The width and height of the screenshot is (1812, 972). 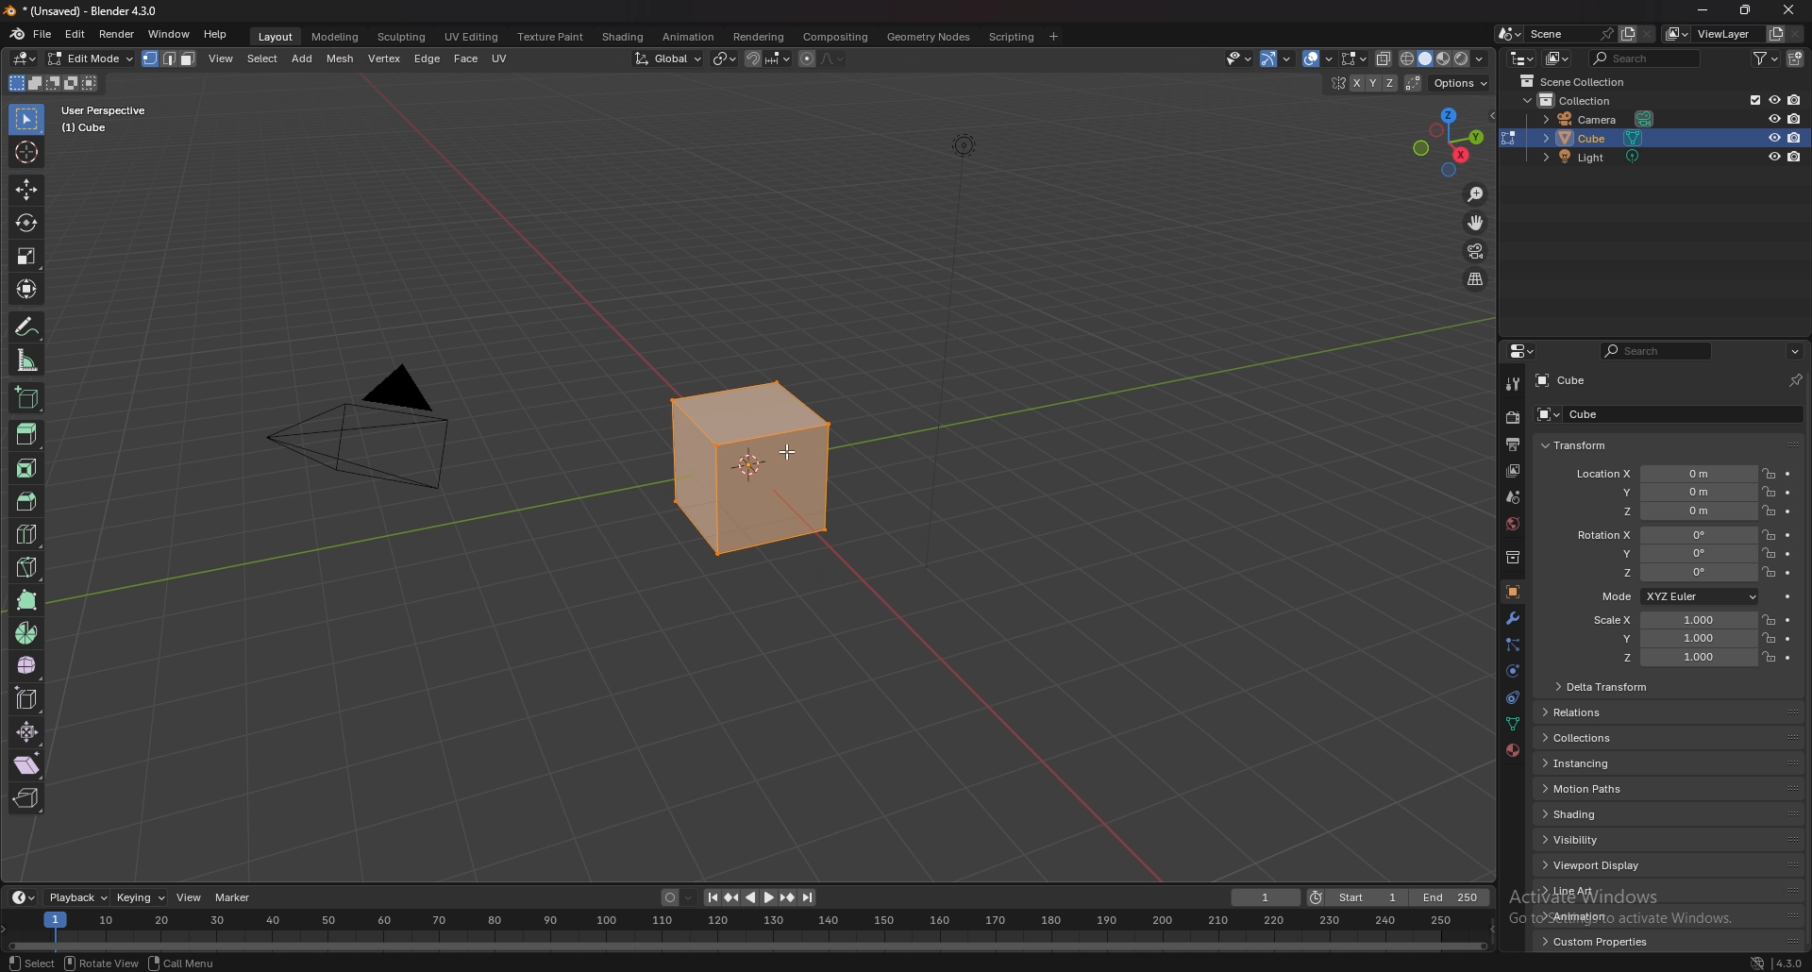 What do you see at coordinates (25, 797) in the screenshot?
I see `rip region` at bounding box center [25, 797].